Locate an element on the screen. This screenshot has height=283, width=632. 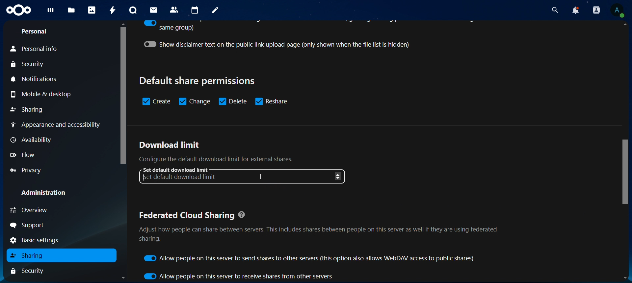
flow is located at coordinates (23, 155).